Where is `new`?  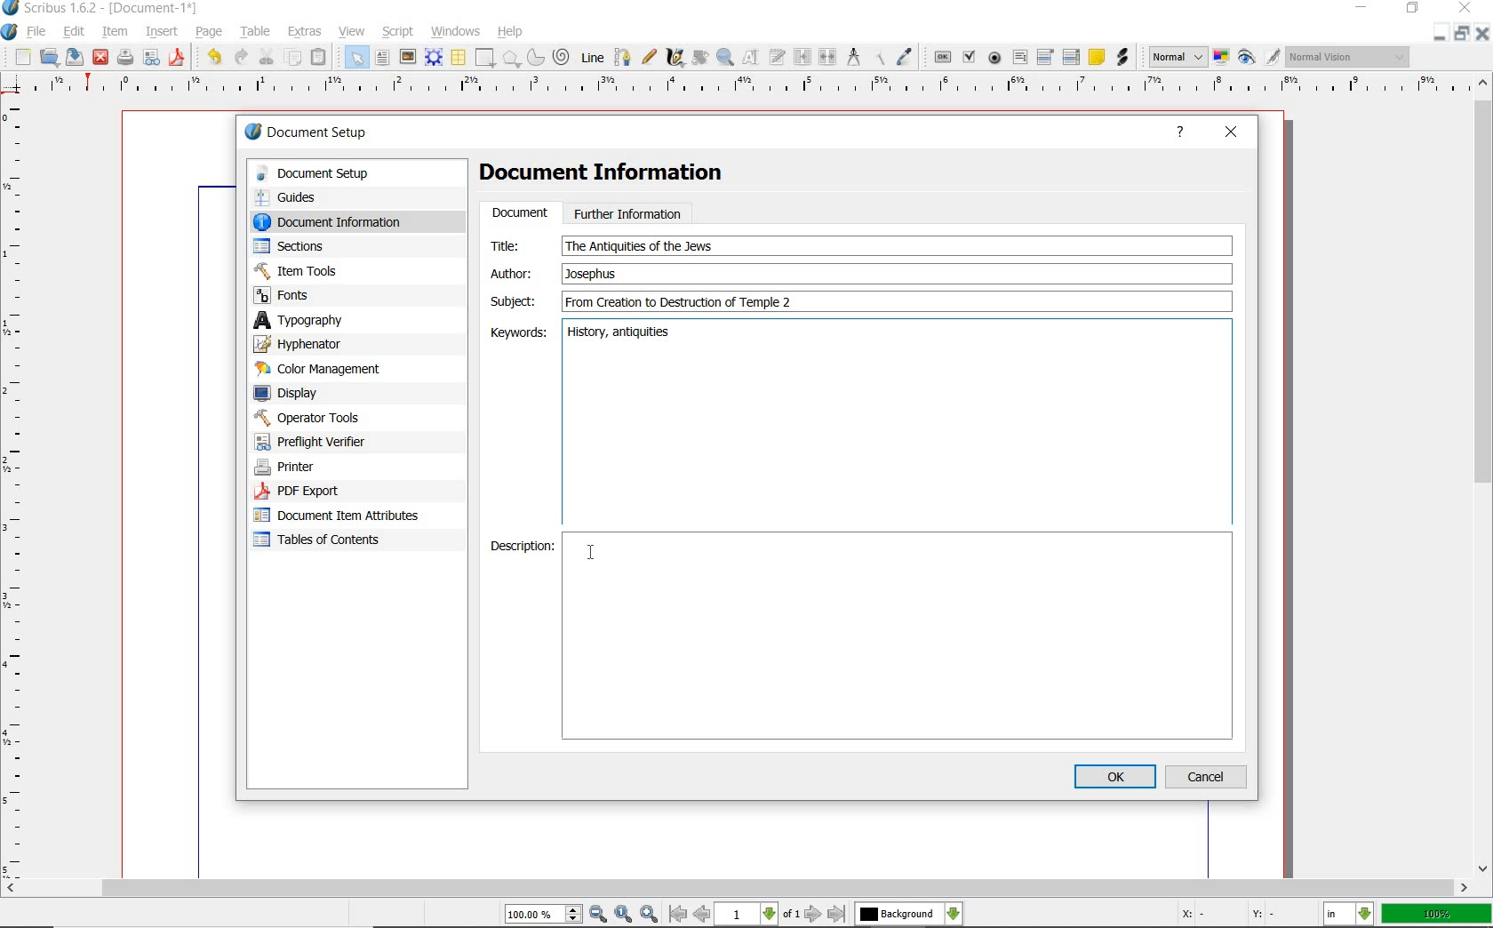 new is located at coordinates (21, 57).